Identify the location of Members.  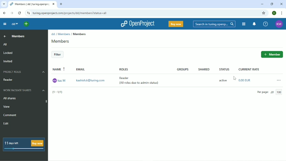
(64, 34).